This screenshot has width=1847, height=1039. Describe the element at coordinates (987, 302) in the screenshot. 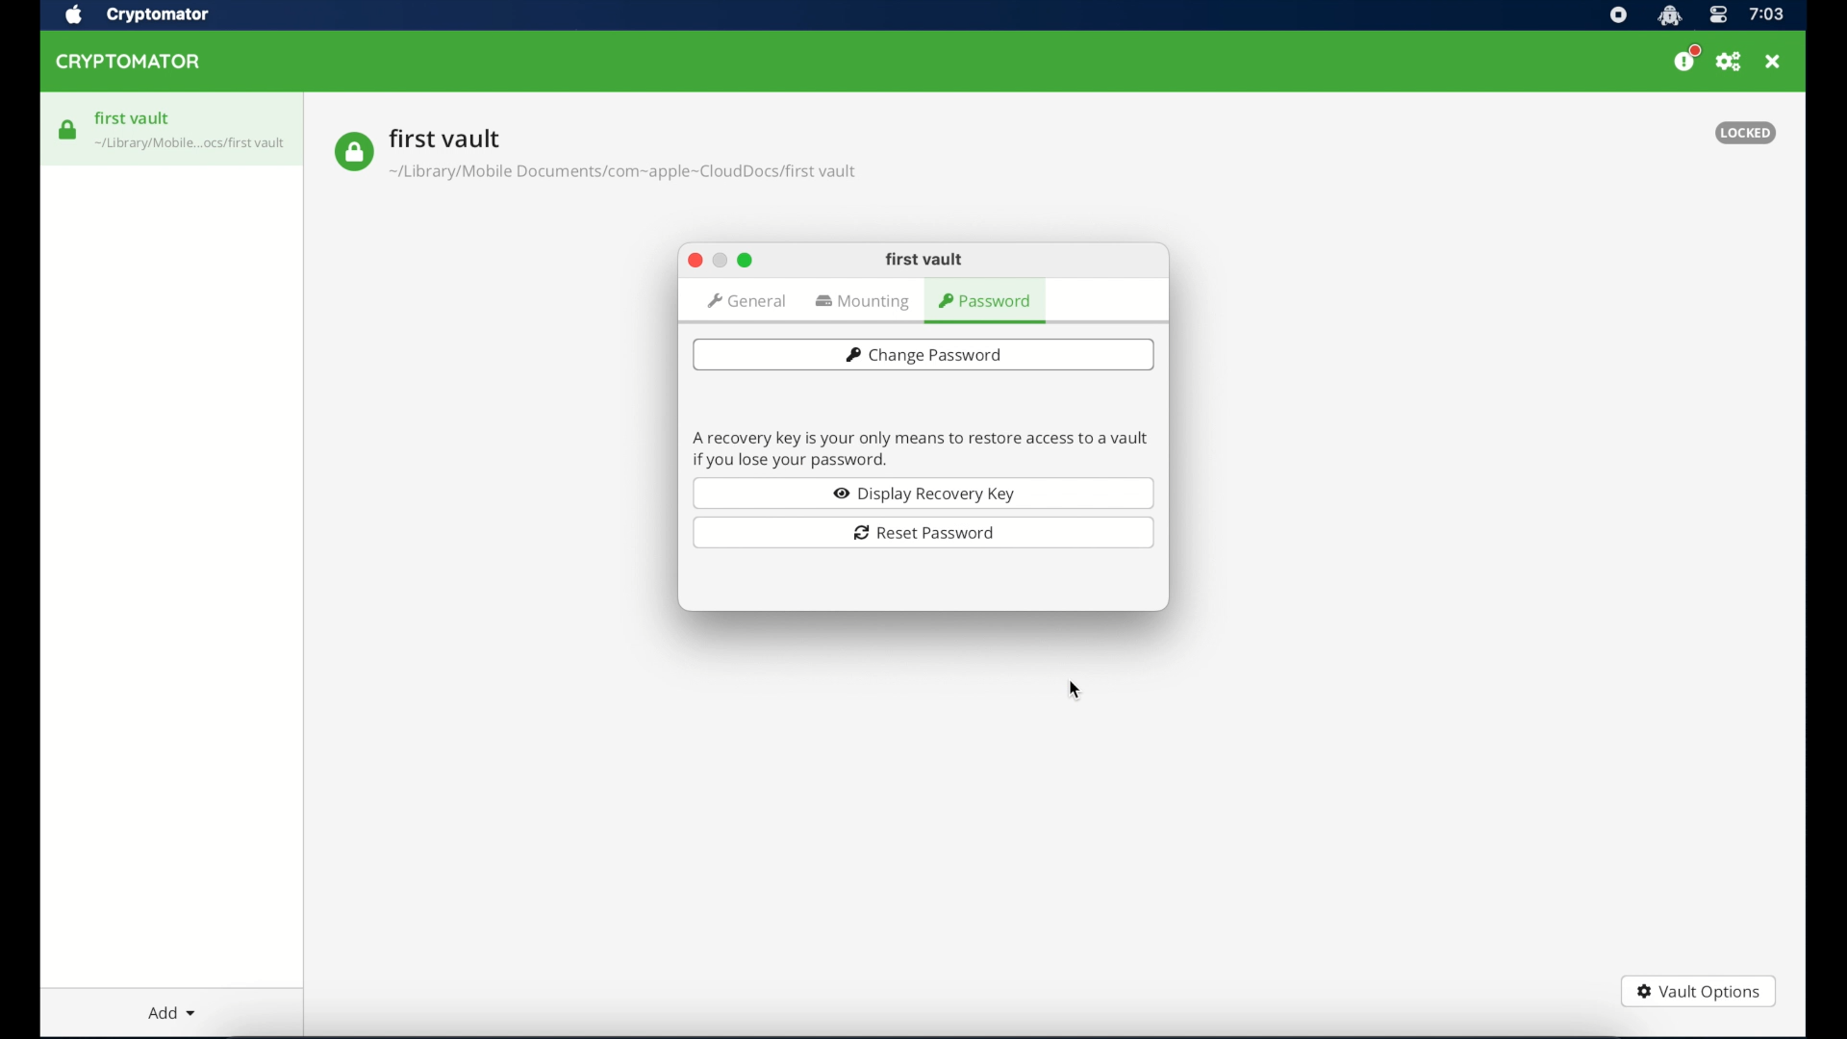

I see `password` at that location.